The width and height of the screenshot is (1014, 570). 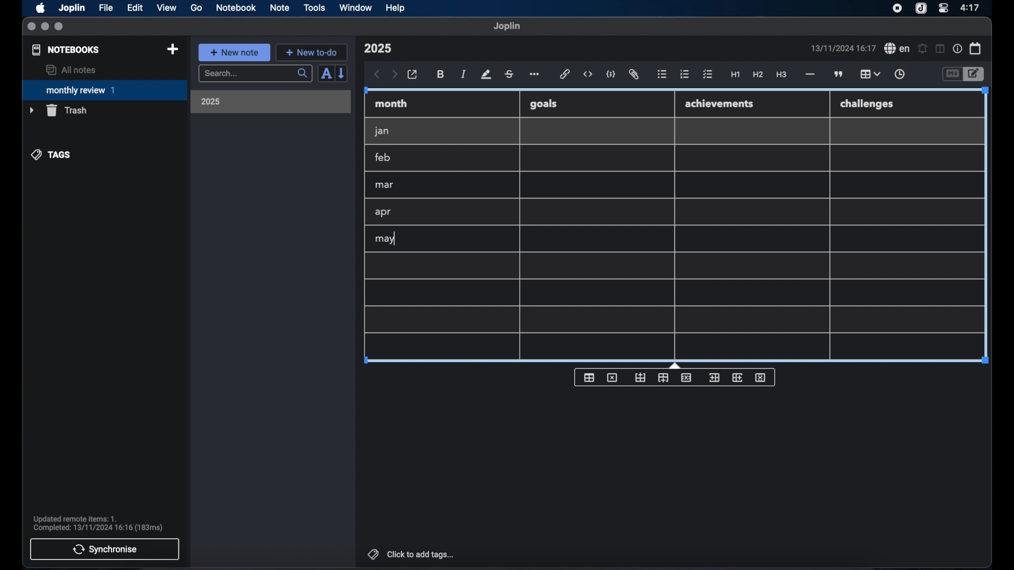 I want to click on toggle editor layout, so click(x=941, y=49).